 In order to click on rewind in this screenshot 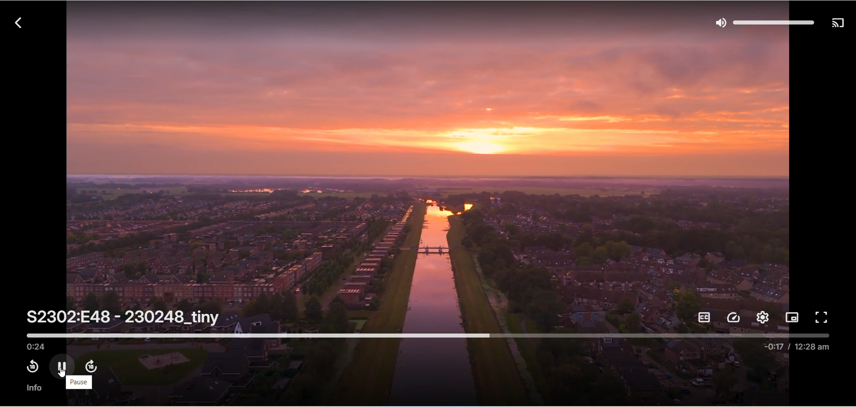, I will do `click(30, 366)`.